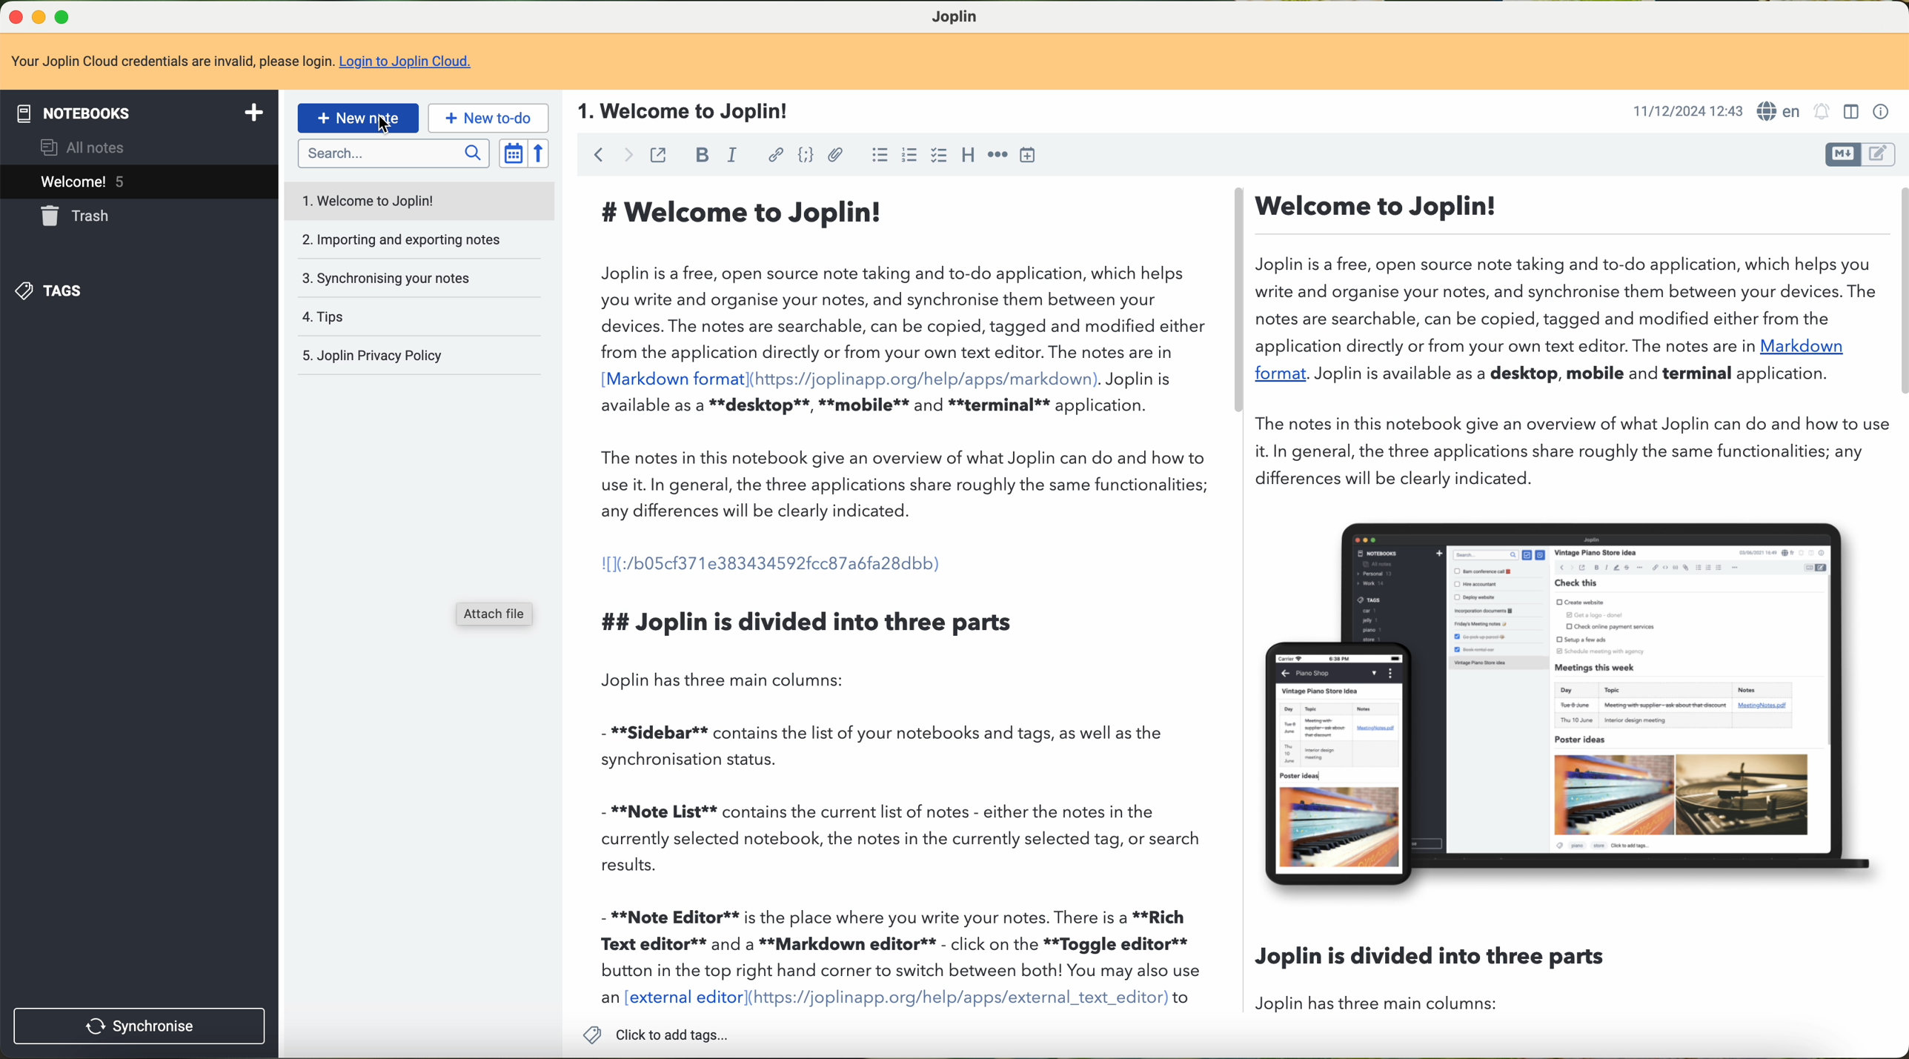 This screenshot has width=1909, height=1059. What do you see at coordinates (1428, 976) in the screenshot?
I see `body text` at bounding box center [1428, 976].